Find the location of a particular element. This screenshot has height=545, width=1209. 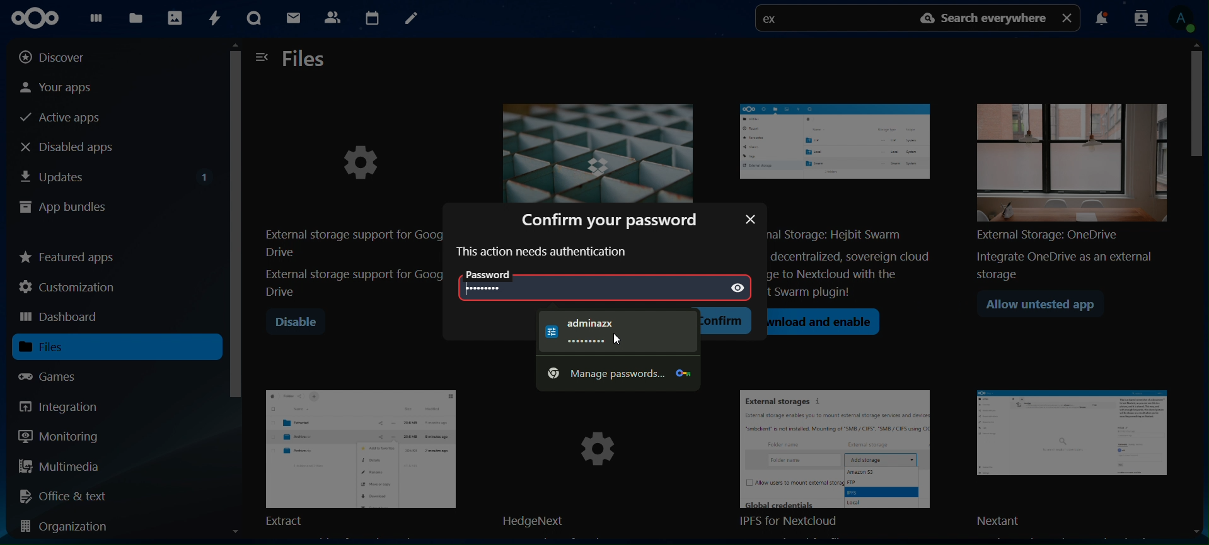

password is located at coordinates (497, 275).